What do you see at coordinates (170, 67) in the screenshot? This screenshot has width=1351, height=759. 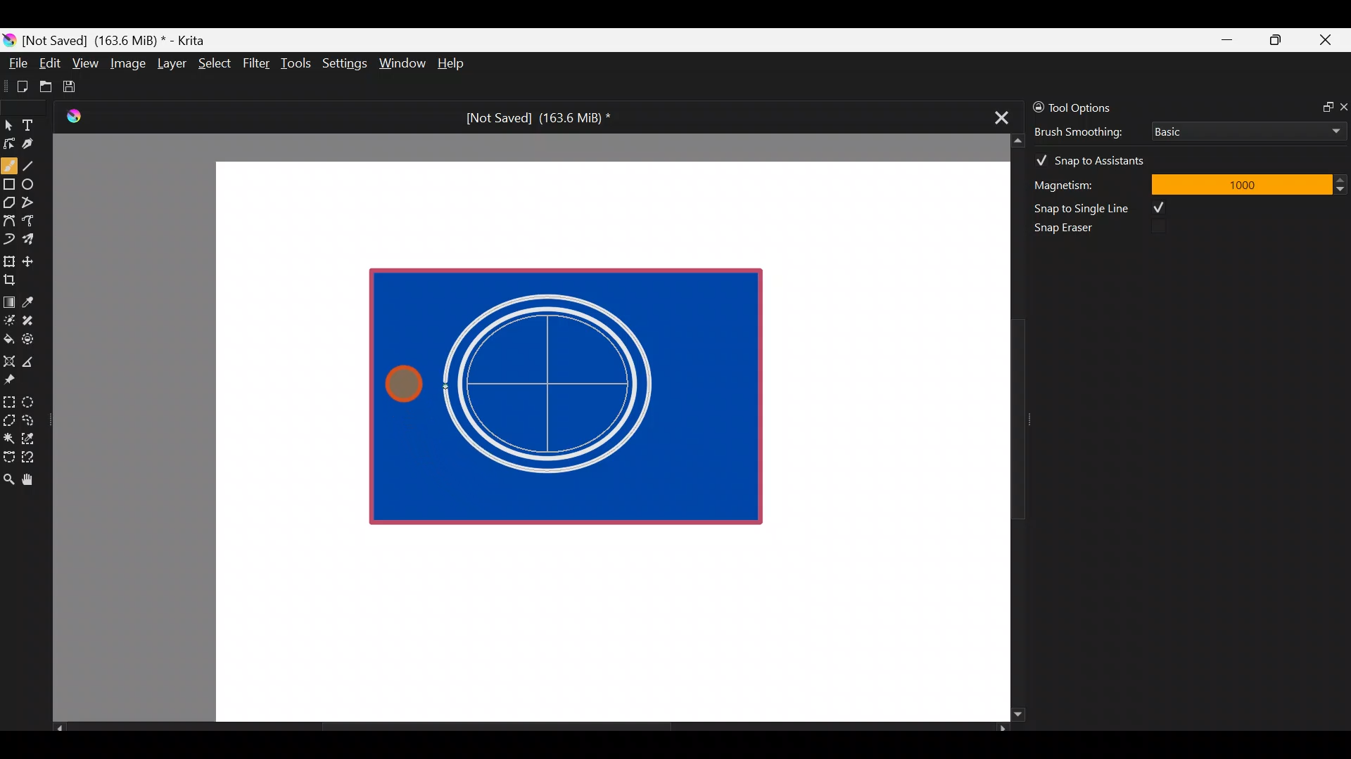 I see `Layer` at bounding box center [170, 67].